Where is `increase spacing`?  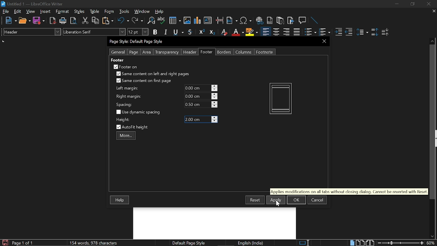
increase spacing is located at coordinates (215, 102).